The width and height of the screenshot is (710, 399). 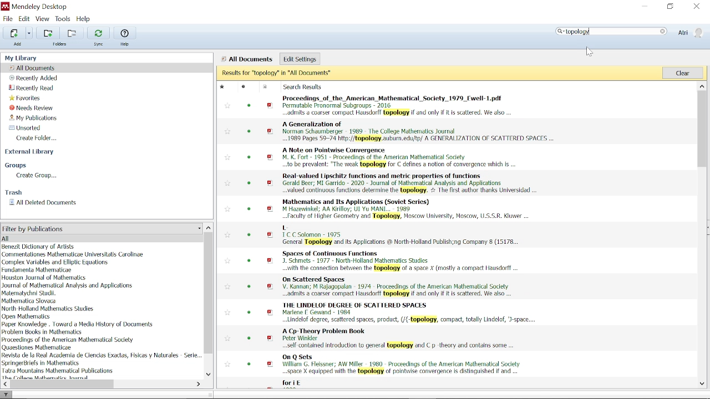 I want to click on citation, so click(x=400, y=235).